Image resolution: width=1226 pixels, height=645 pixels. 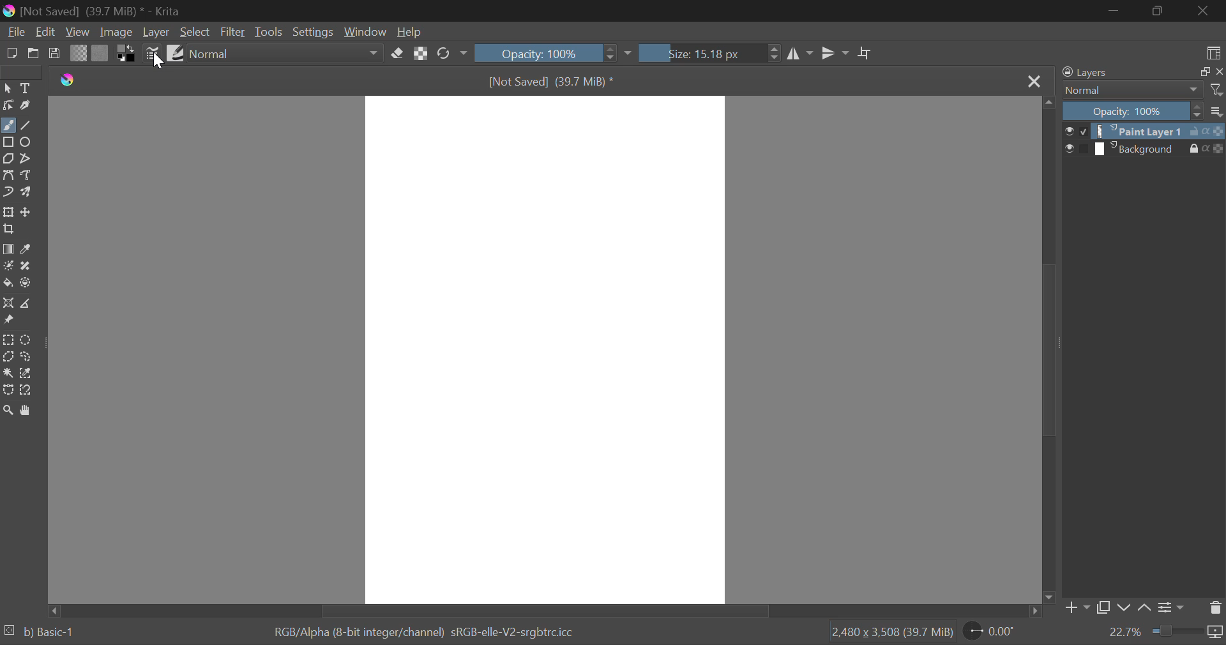 I want to click on Freehand Selection, so click(x=26, y=358).